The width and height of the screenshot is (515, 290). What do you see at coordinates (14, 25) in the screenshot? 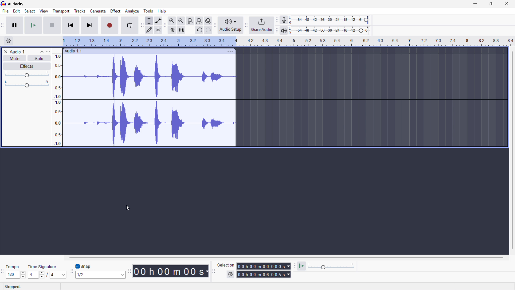
I see `pause ` at bounding box center [14, 25].